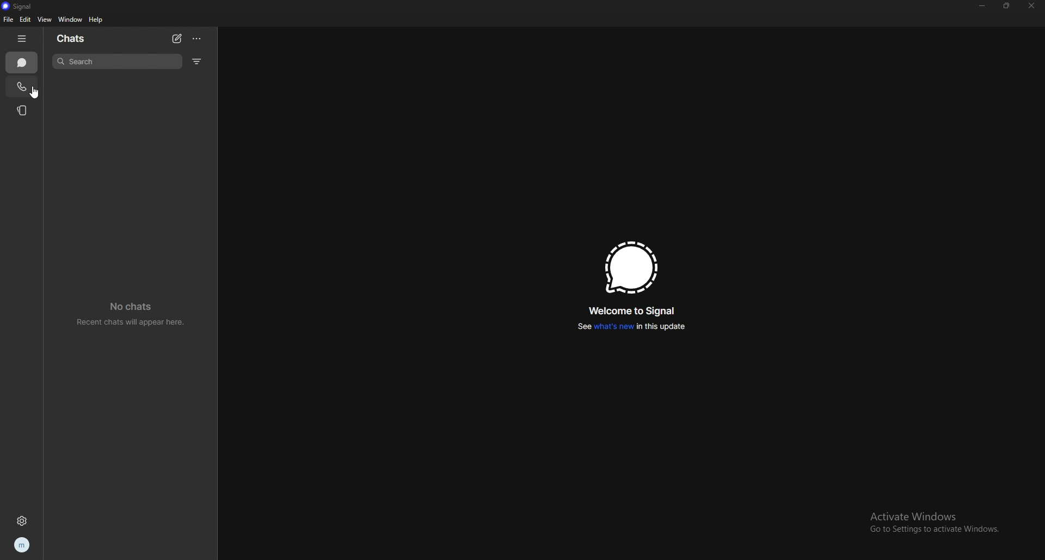  What do you see at coordinates (26, 20) in the screenshot?
I see `edit` at bounding box center [26, 20].